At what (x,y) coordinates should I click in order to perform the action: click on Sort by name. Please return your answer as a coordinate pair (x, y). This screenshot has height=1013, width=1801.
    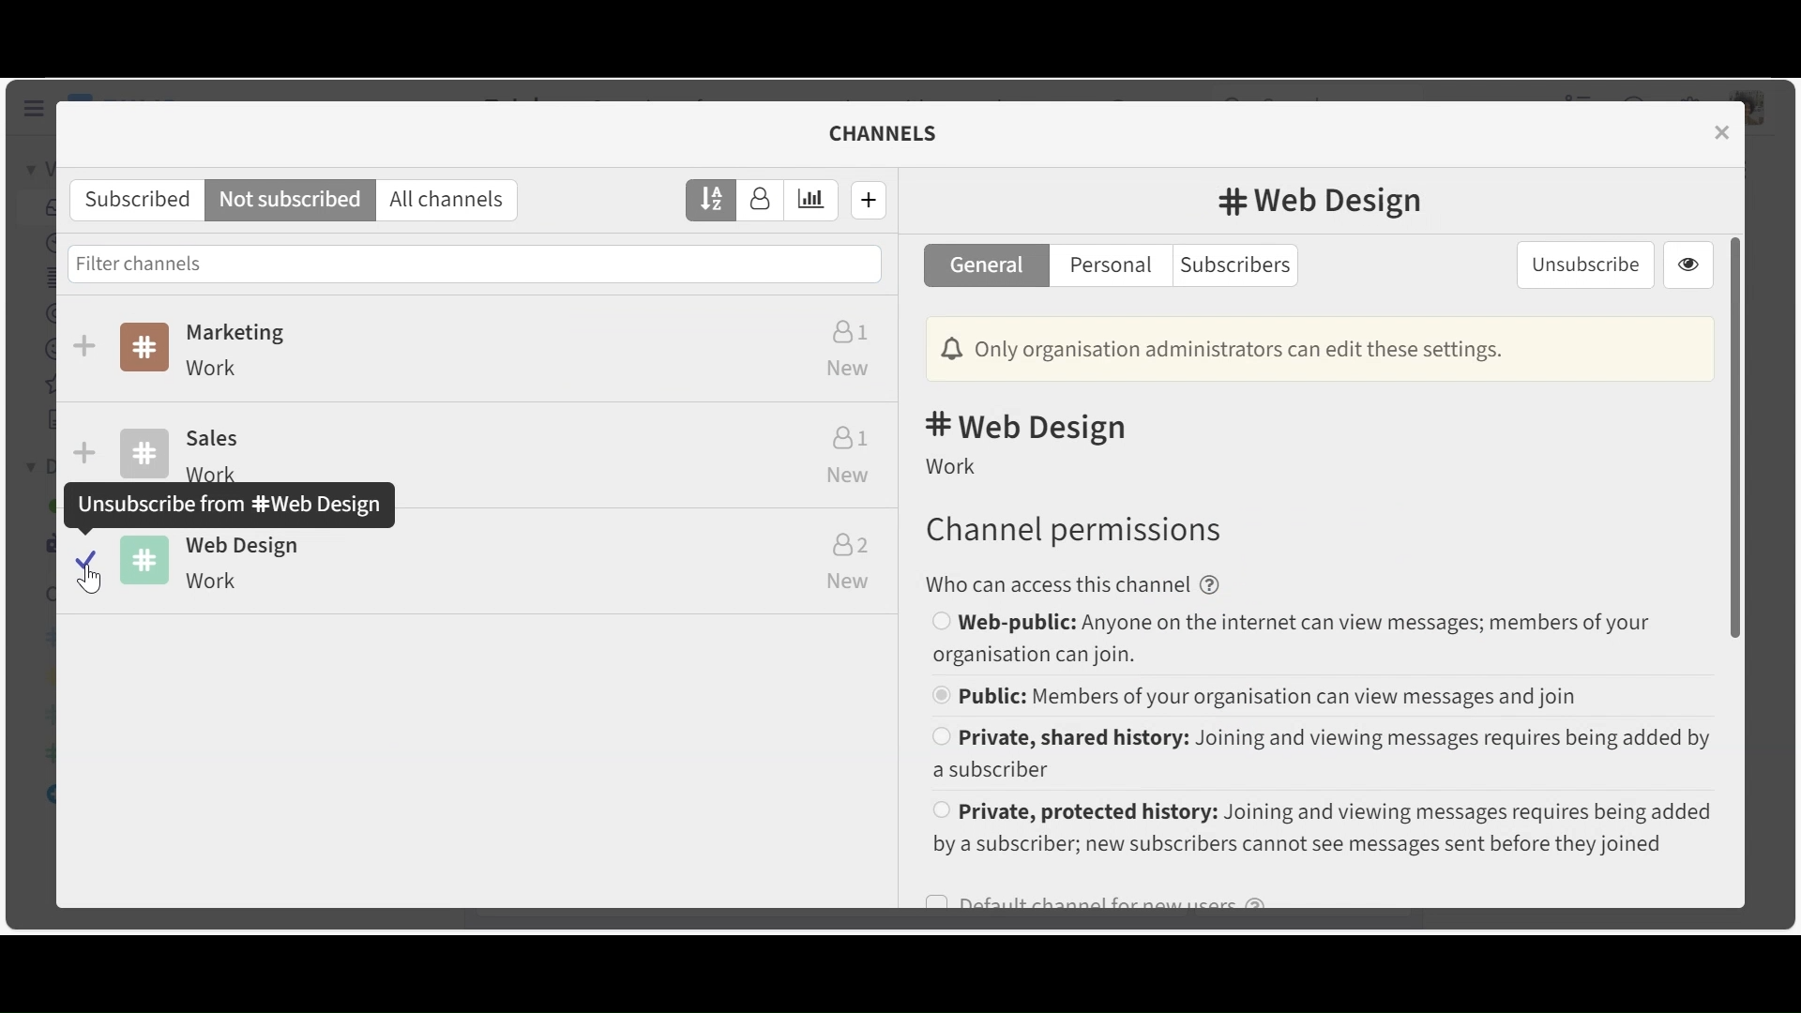
    Looking at the image, I should click on (710, 199).